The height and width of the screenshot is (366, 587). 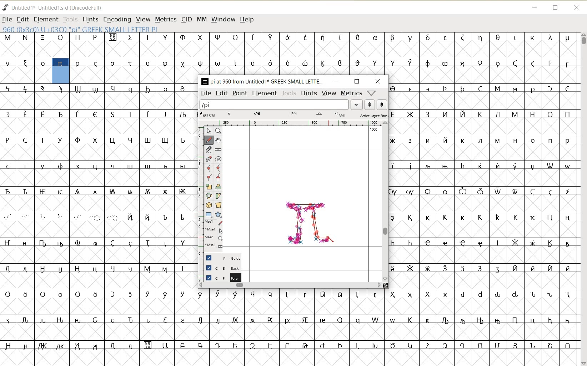 What do you see at coordinates (95, 200) in the screenshot?
I see `Glyph characters and numbers` at bounding box center [95, 200].